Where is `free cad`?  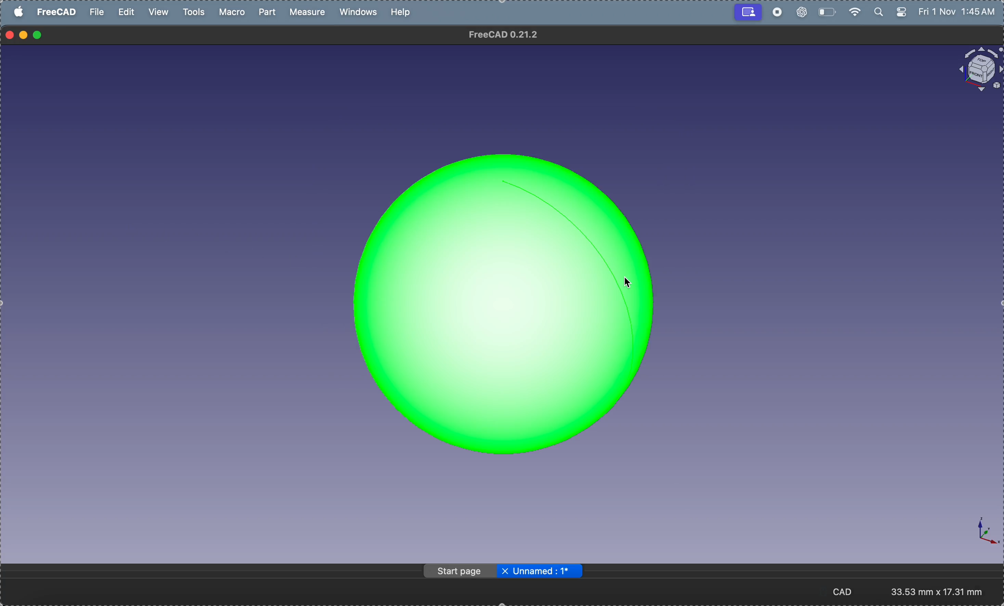
free cad is located at coordinates (57, 13).